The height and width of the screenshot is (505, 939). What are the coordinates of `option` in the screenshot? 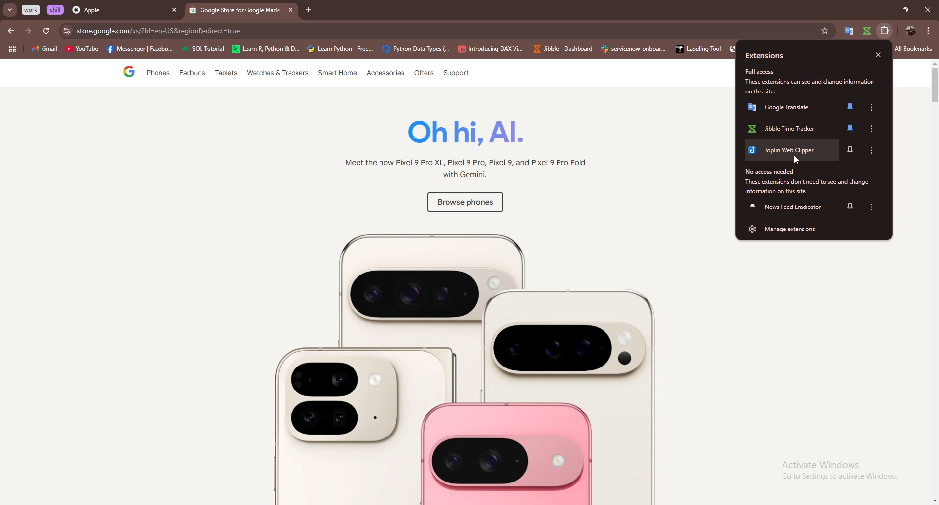 It's located at (874, 129).